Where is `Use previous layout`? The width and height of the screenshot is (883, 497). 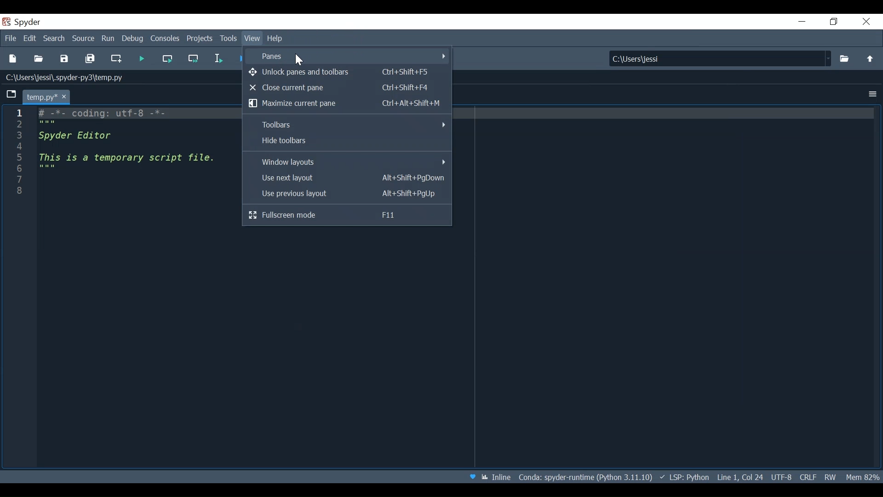
Use previous layout is located at coordinates (345, 194).